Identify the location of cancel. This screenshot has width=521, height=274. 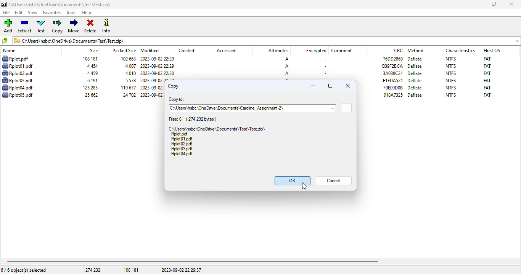
(334, 181).